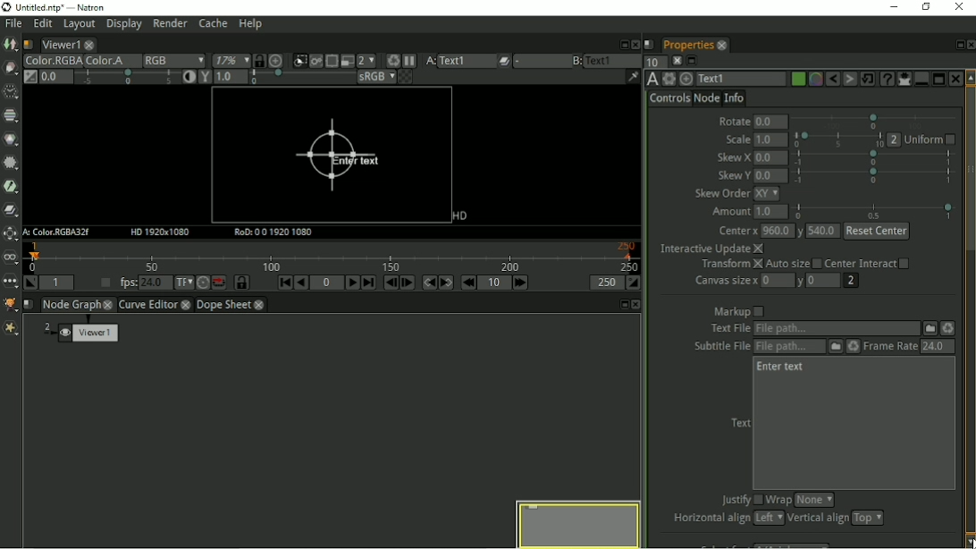 This screenshot has width=976, height=549. What do you see at coordinates (637, 305) in the screenshot?
I see `Close` at bounding box center [637, 305].